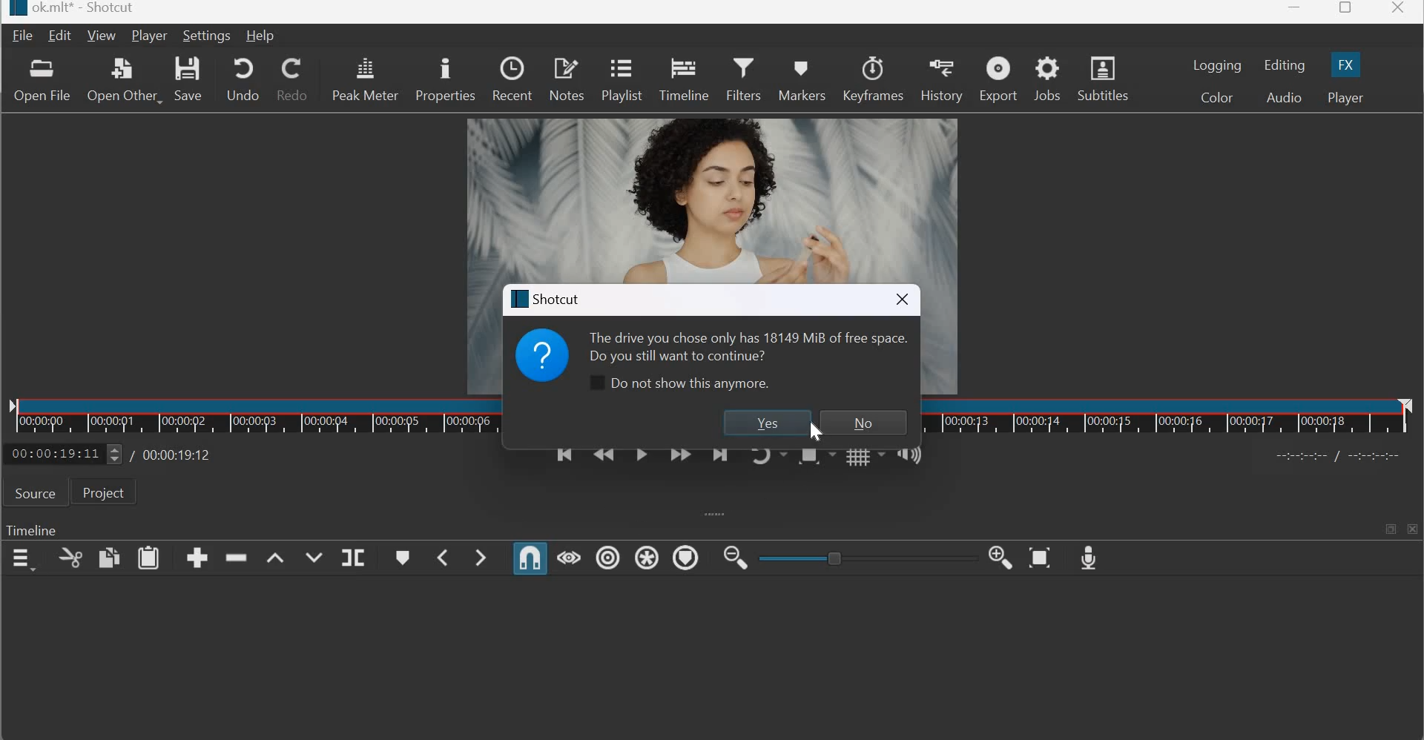  What do you see at coordinates (815, 458) in the screenshot?
I see `Toggle zoom` at bounding box center [815, 458].